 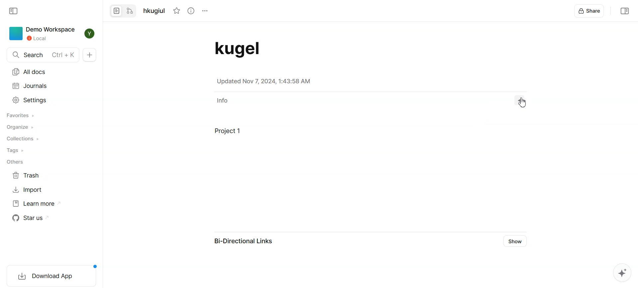 I want to click on New doc, so click(x=90, y=54).